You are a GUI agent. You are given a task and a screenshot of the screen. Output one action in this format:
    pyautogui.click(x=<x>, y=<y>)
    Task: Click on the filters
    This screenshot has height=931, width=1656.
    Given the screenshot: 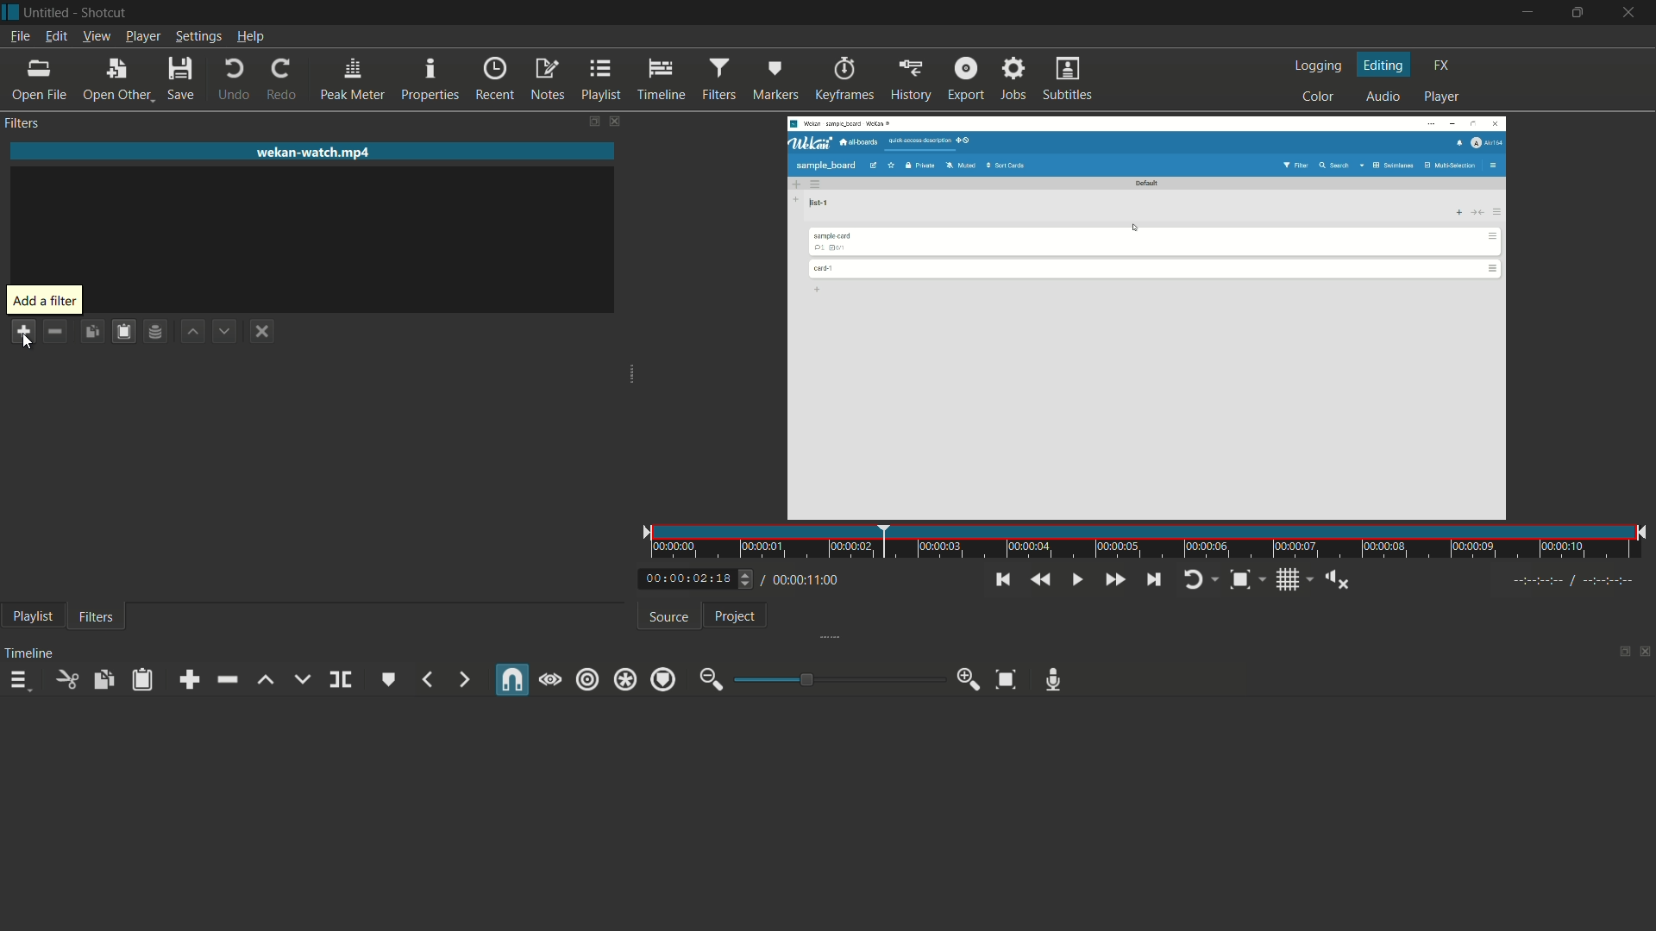 What is the action you would take?
    pyautogui.click(x=718, y=78)
    